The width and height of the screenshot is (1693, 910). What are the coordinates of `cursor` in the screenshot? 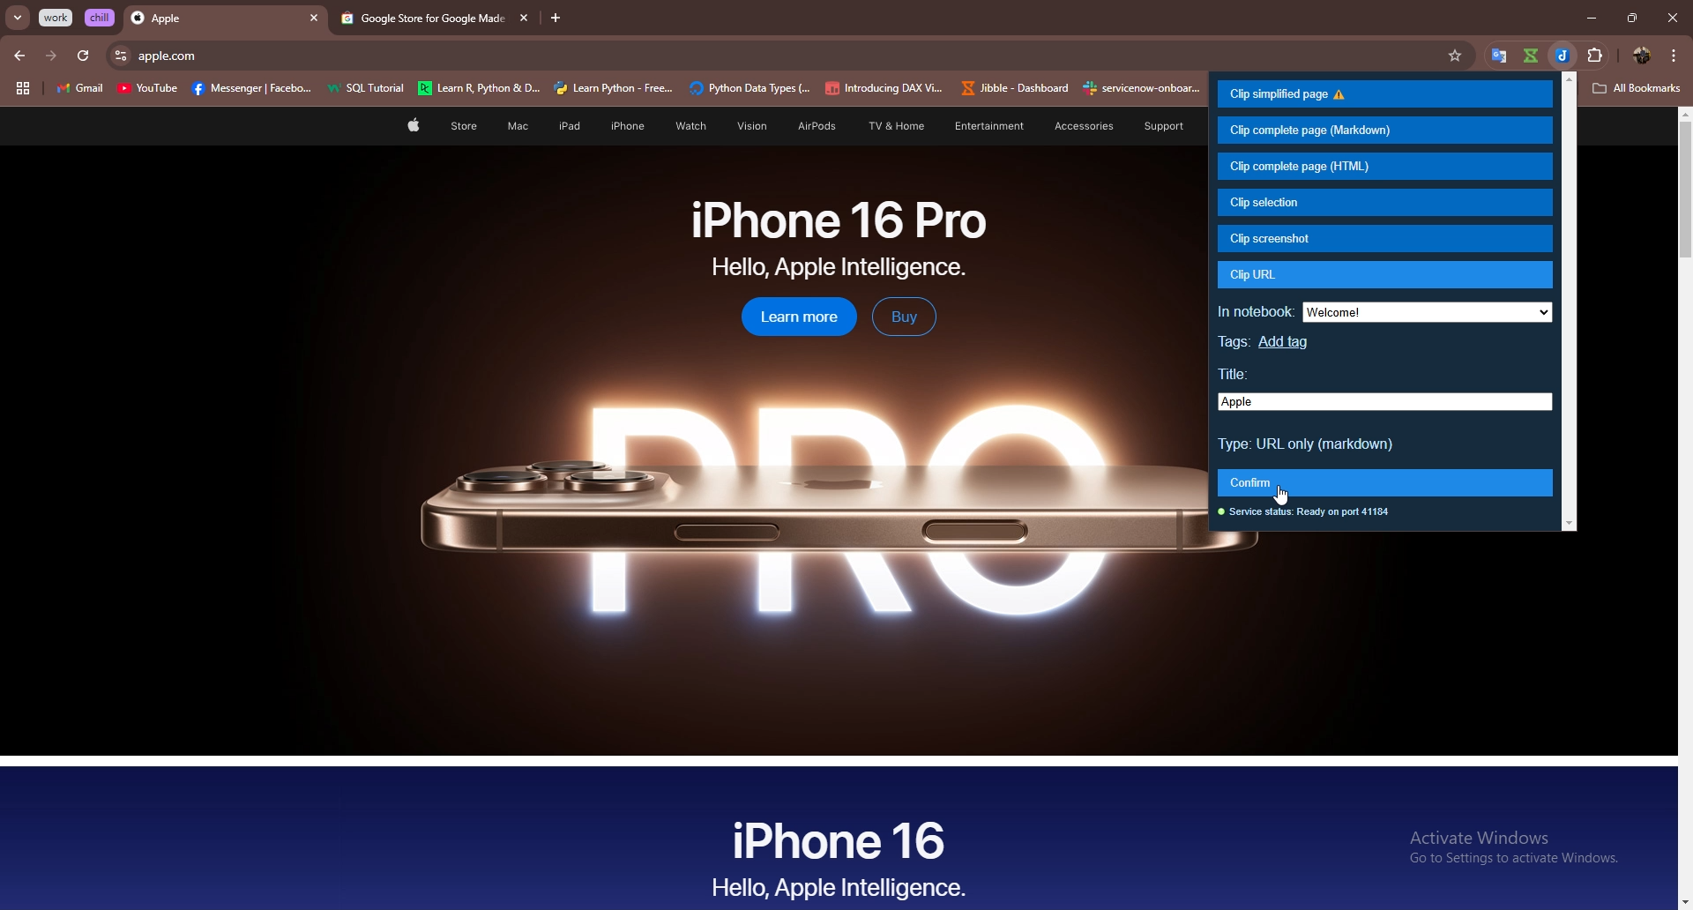 It's located at (1285, 494).